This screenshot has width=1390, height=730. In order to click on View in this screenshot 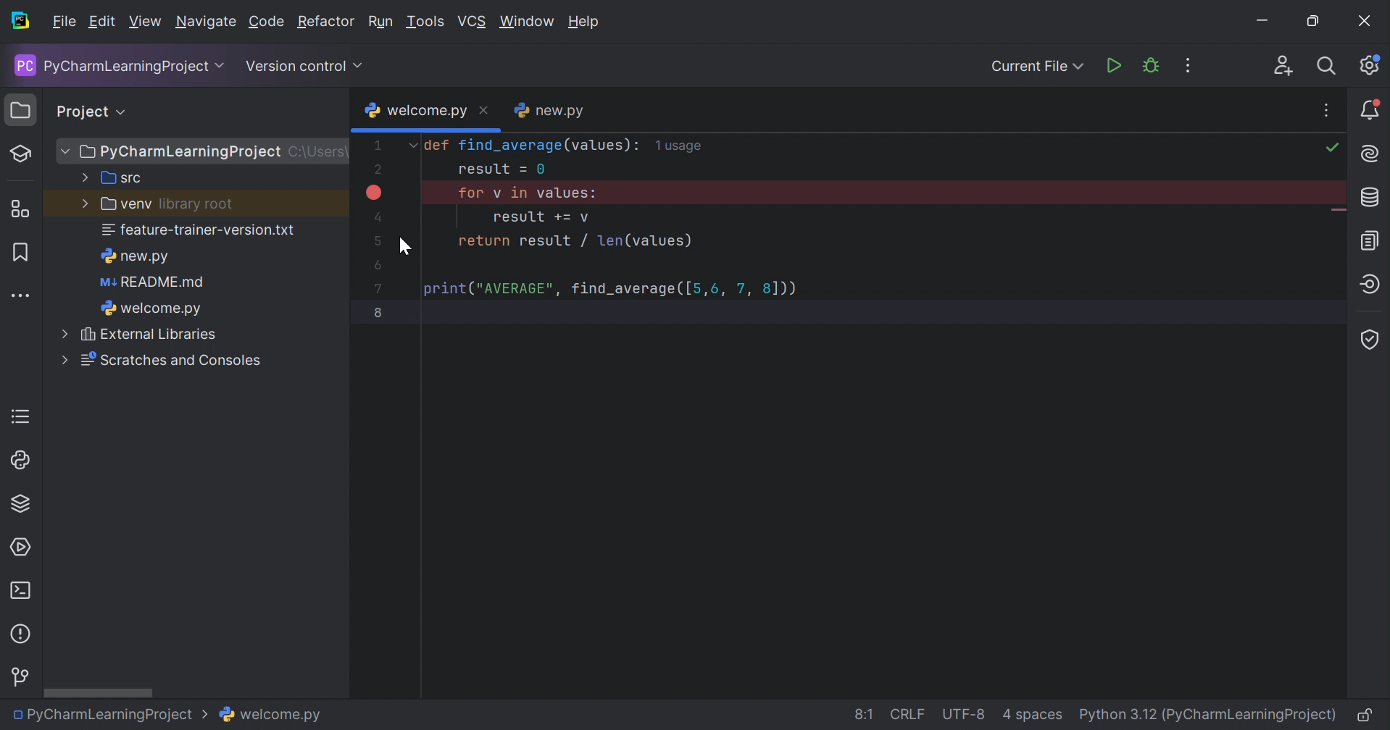, I will do `click(143, 22)`.